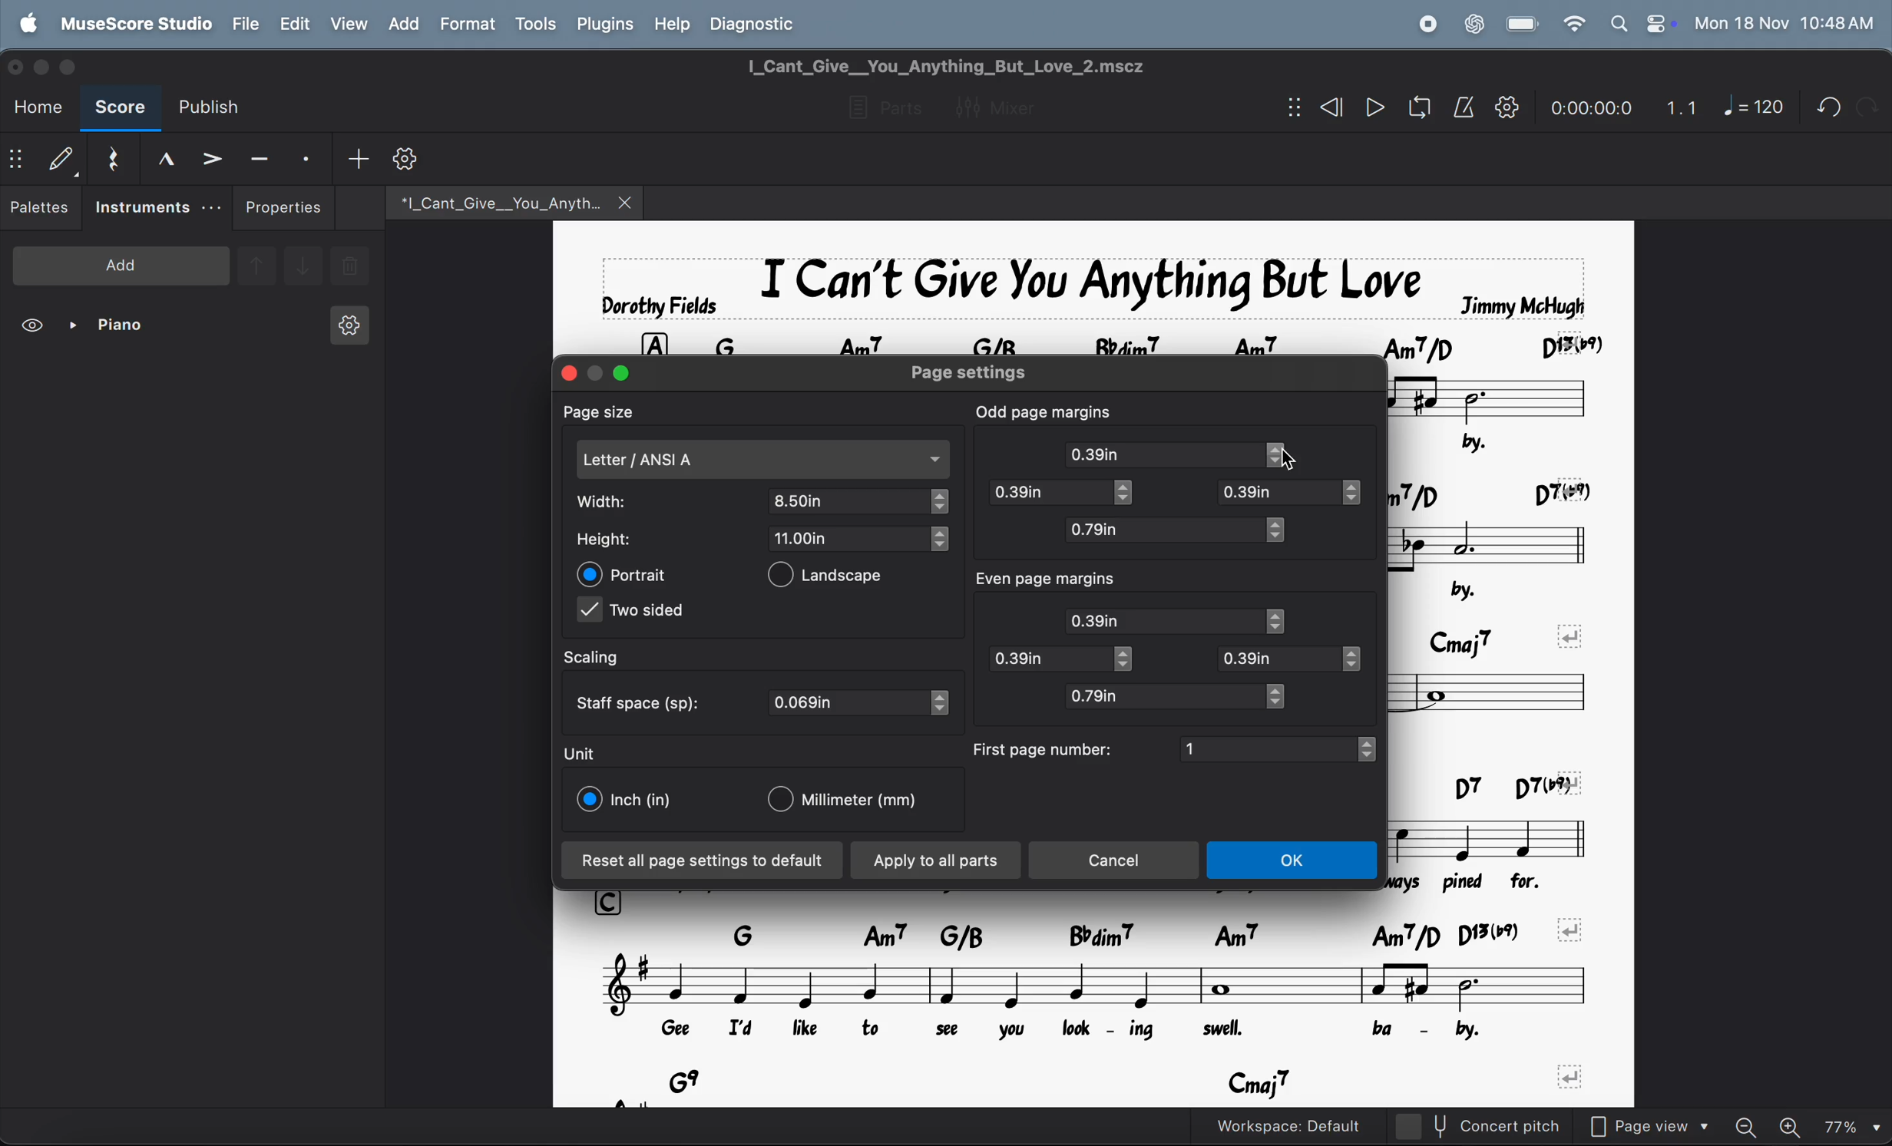 The height and width of the screenshot is (1146, 1892). What do you see at coordinates (1286, 456) in the screenshot?
I see `toggle` at bounding box center [1286, 456].